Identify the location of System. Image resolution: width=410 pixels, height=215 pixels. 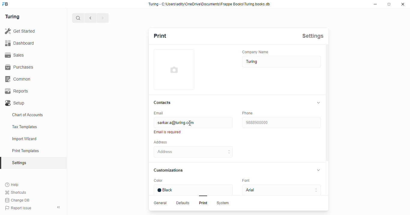
(224, 204).